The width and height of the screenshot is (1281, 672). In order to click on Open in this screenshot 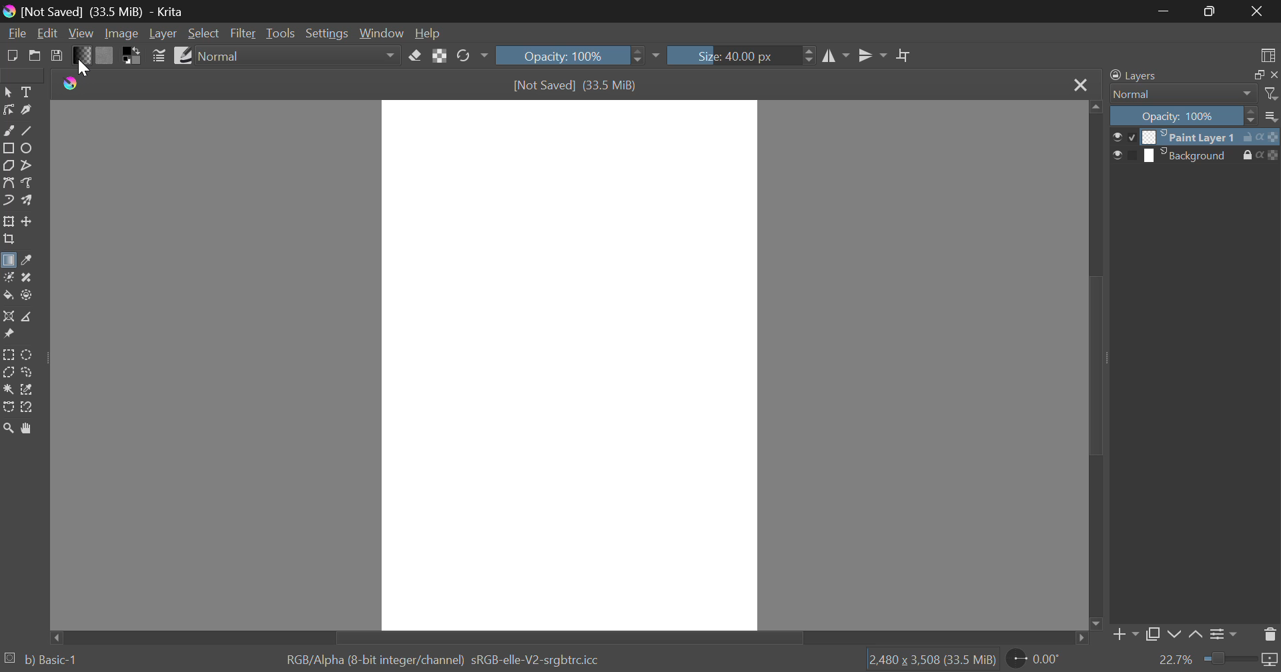, I will do `click(35, 55)`.